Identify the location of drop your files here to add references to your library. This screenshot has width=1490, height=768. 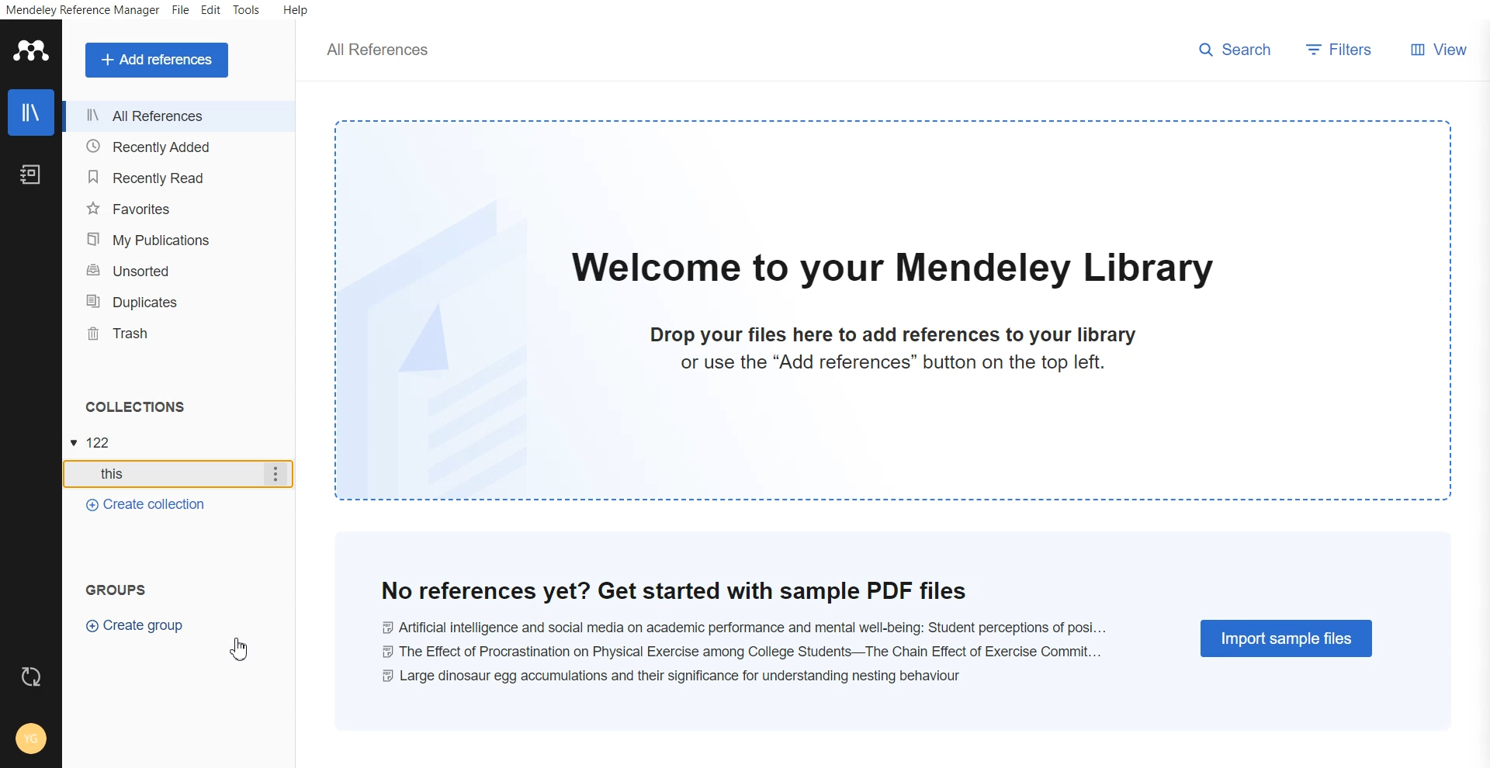
(896, 335).